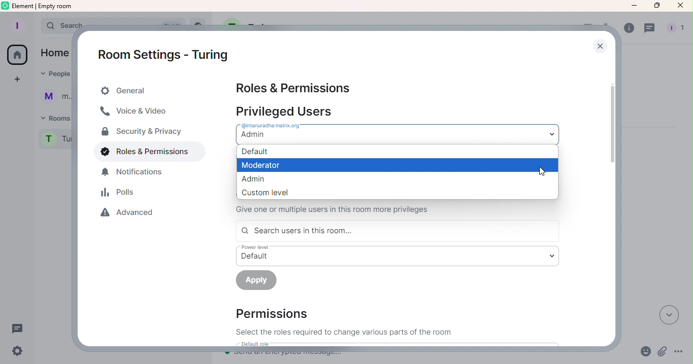  Describe the element at coordinates (667, 315) in the screenshot. I see `Scroll to most recent messages` at that location.